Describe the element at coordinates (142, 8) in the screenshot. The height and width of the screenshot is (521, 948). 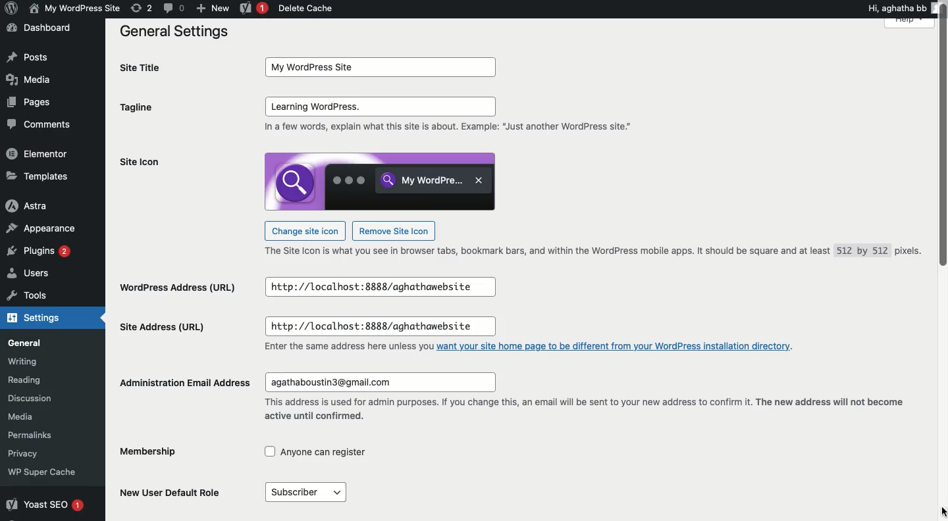
I see `Revisions (2)` at that location.